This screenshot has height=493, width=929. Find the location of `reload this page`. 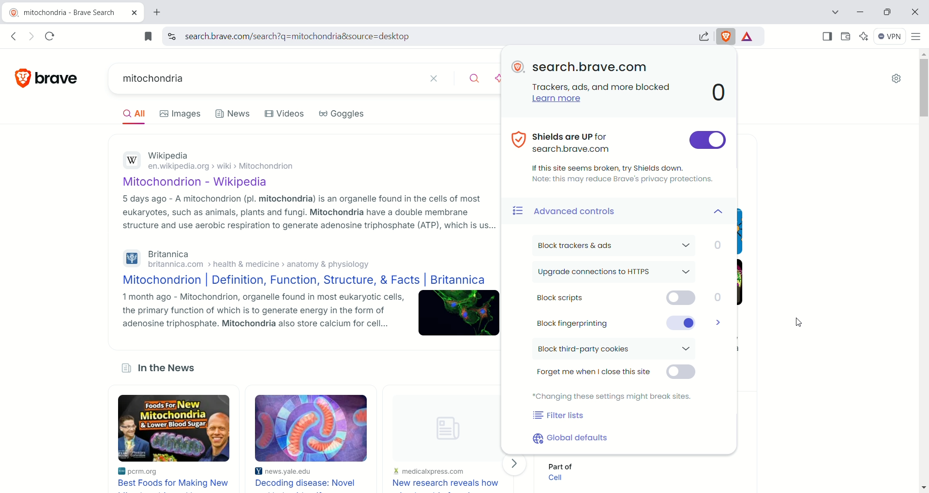

reload this page is located at coordinates (51, 36).